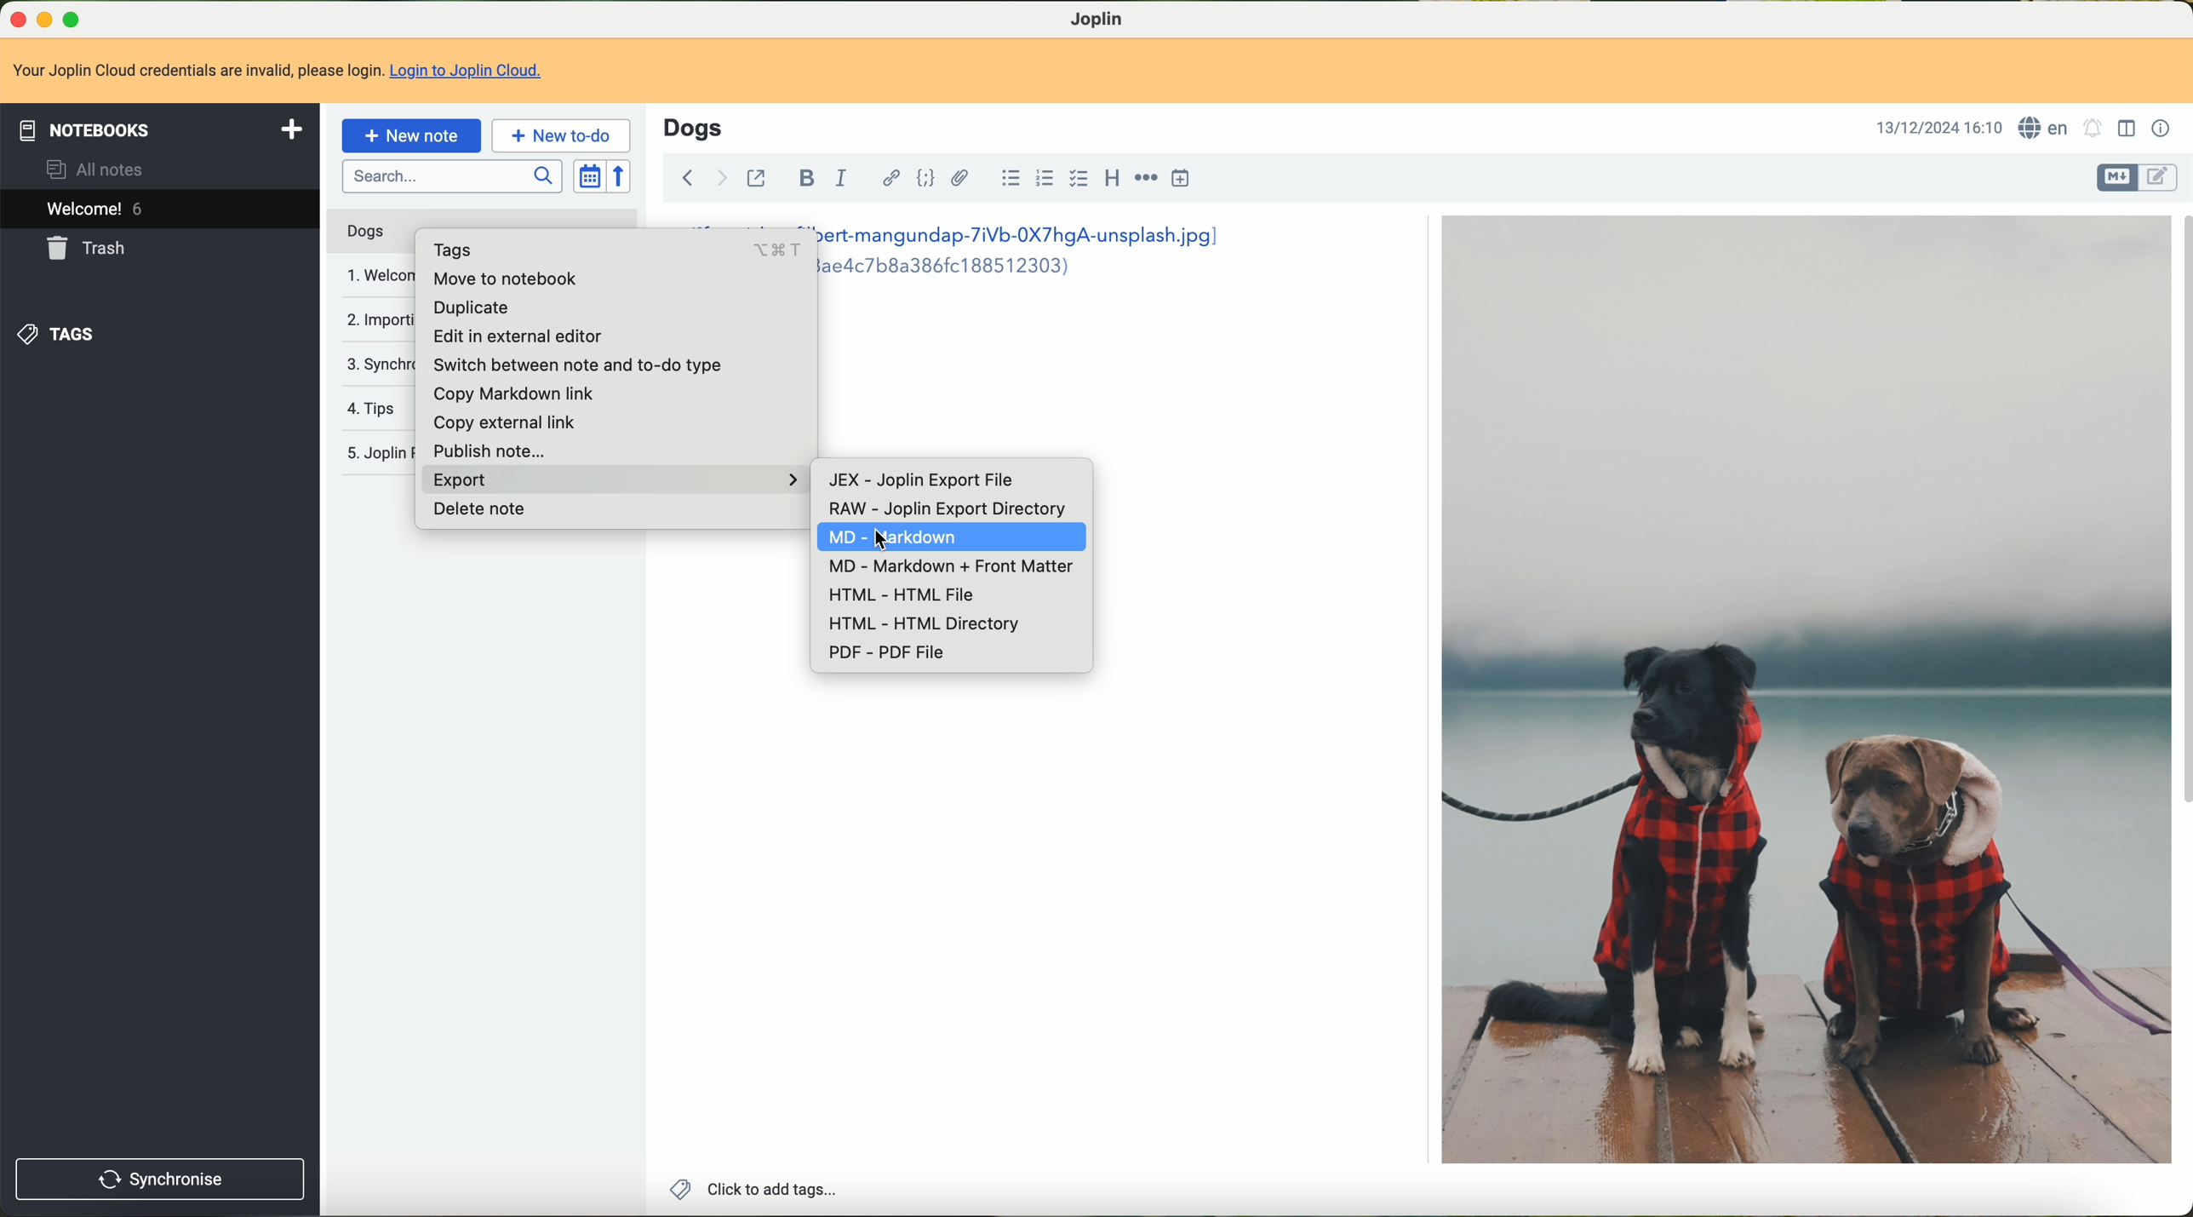  What do you see at coordinates (805, 180) in the screenshot?
I see `bold` at bounding box center [805, 180].